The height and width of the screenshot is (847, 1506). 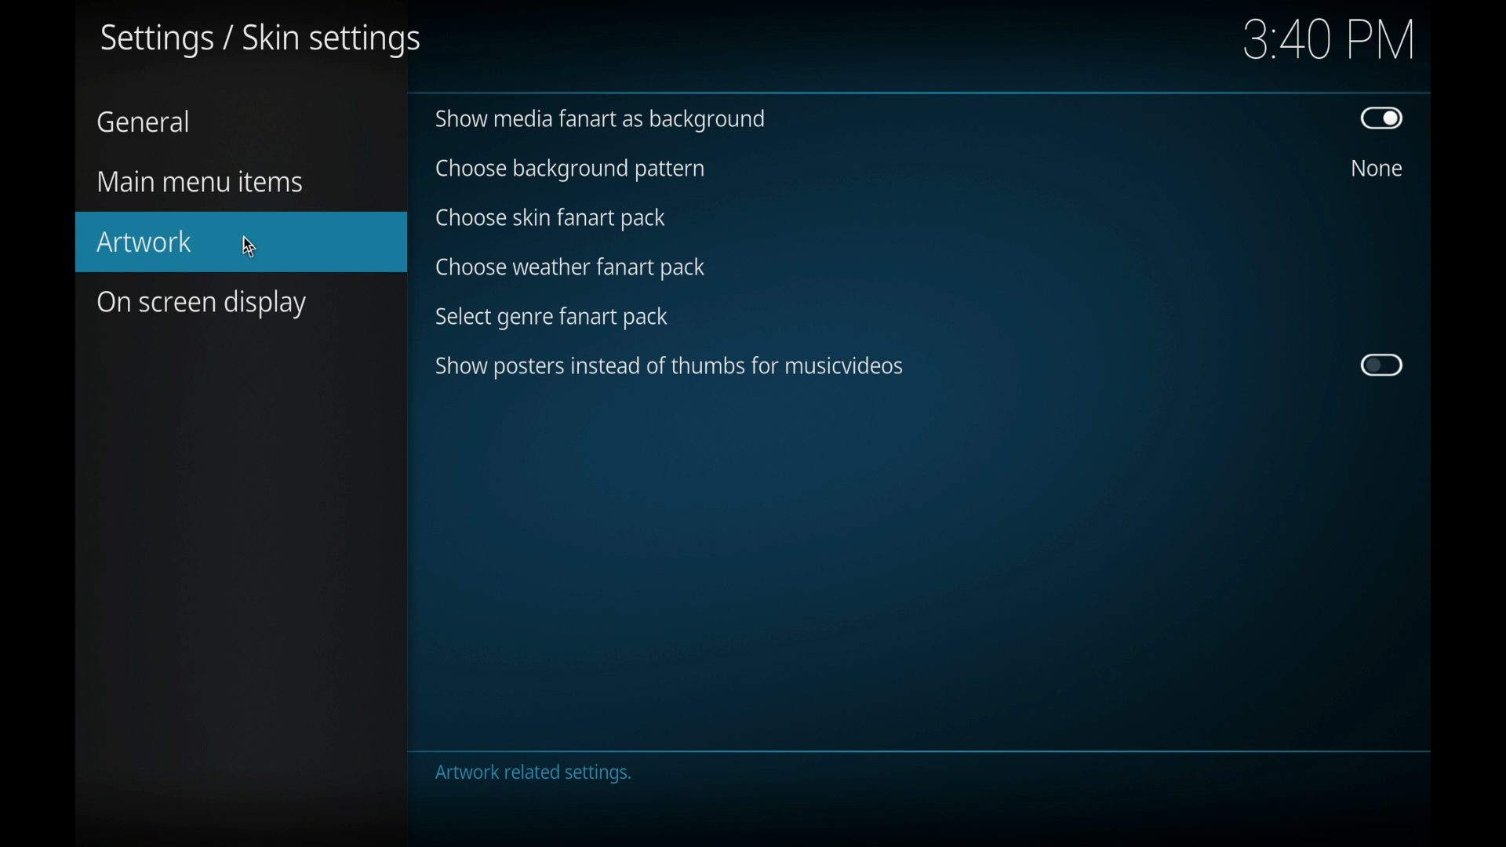 What do you see at coordinates (569, 170) in the screenshot?
I see `choose background` at bounding box center [569, 170].